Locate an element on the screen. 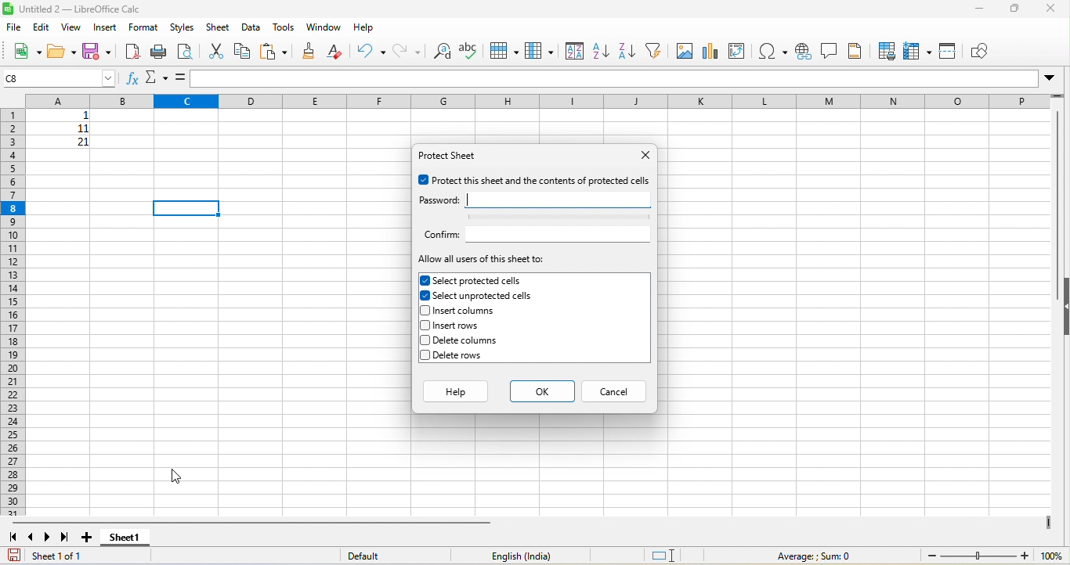 The width and height of the screenshot is (1070, 565). pivot table is located at coordinates (738, 50).